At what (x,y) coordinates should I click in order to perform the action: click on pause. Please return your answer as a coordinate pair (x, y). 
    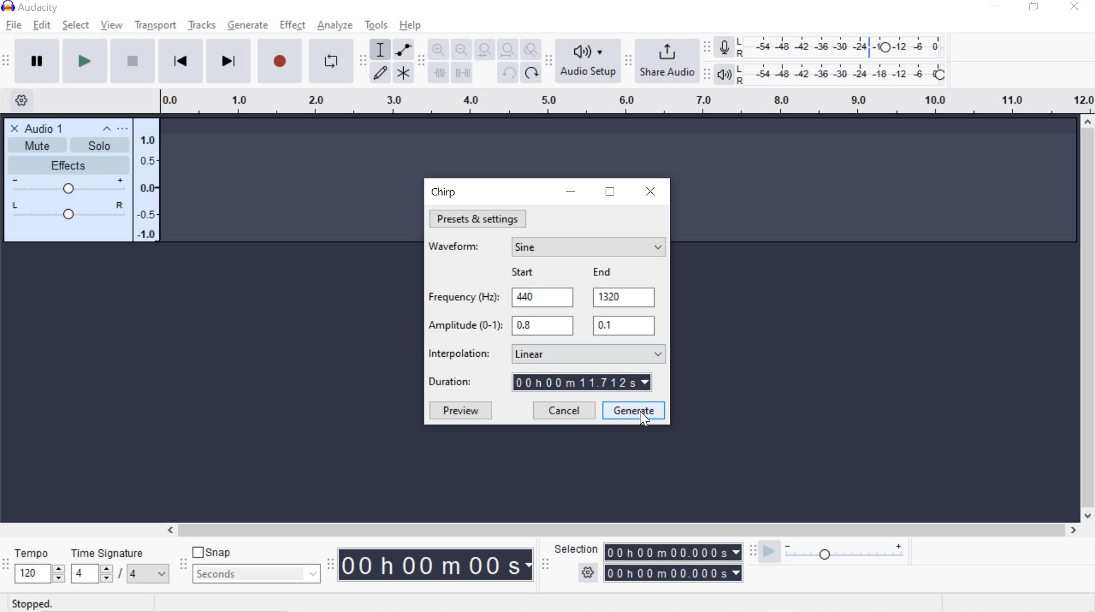
    Looking at the image, I should click on (36, 60).